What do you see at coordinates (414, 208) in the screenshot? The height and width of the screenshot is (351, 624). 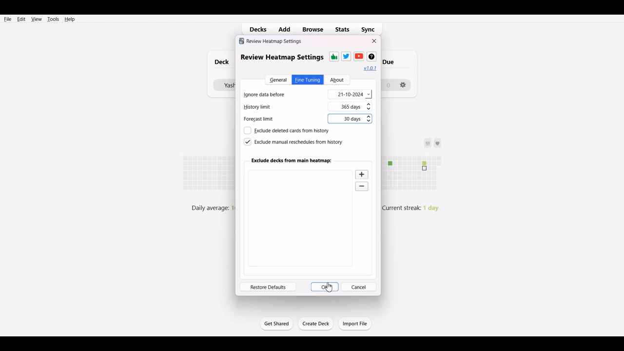 I see `Current streak: 1 day` at bounding box center [414, 208].